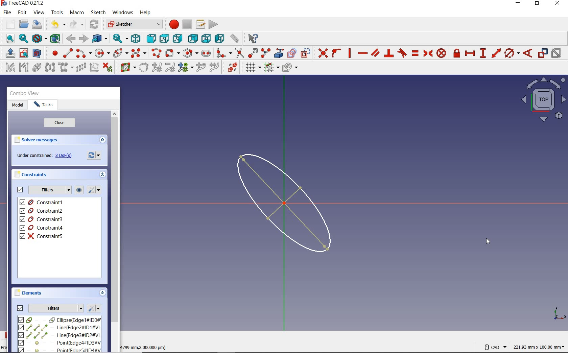 This screenshot has width=568, height=353. Describe the element at coordinates (145, 346) in the screenshot. I see `cursor coordinates` at that location.